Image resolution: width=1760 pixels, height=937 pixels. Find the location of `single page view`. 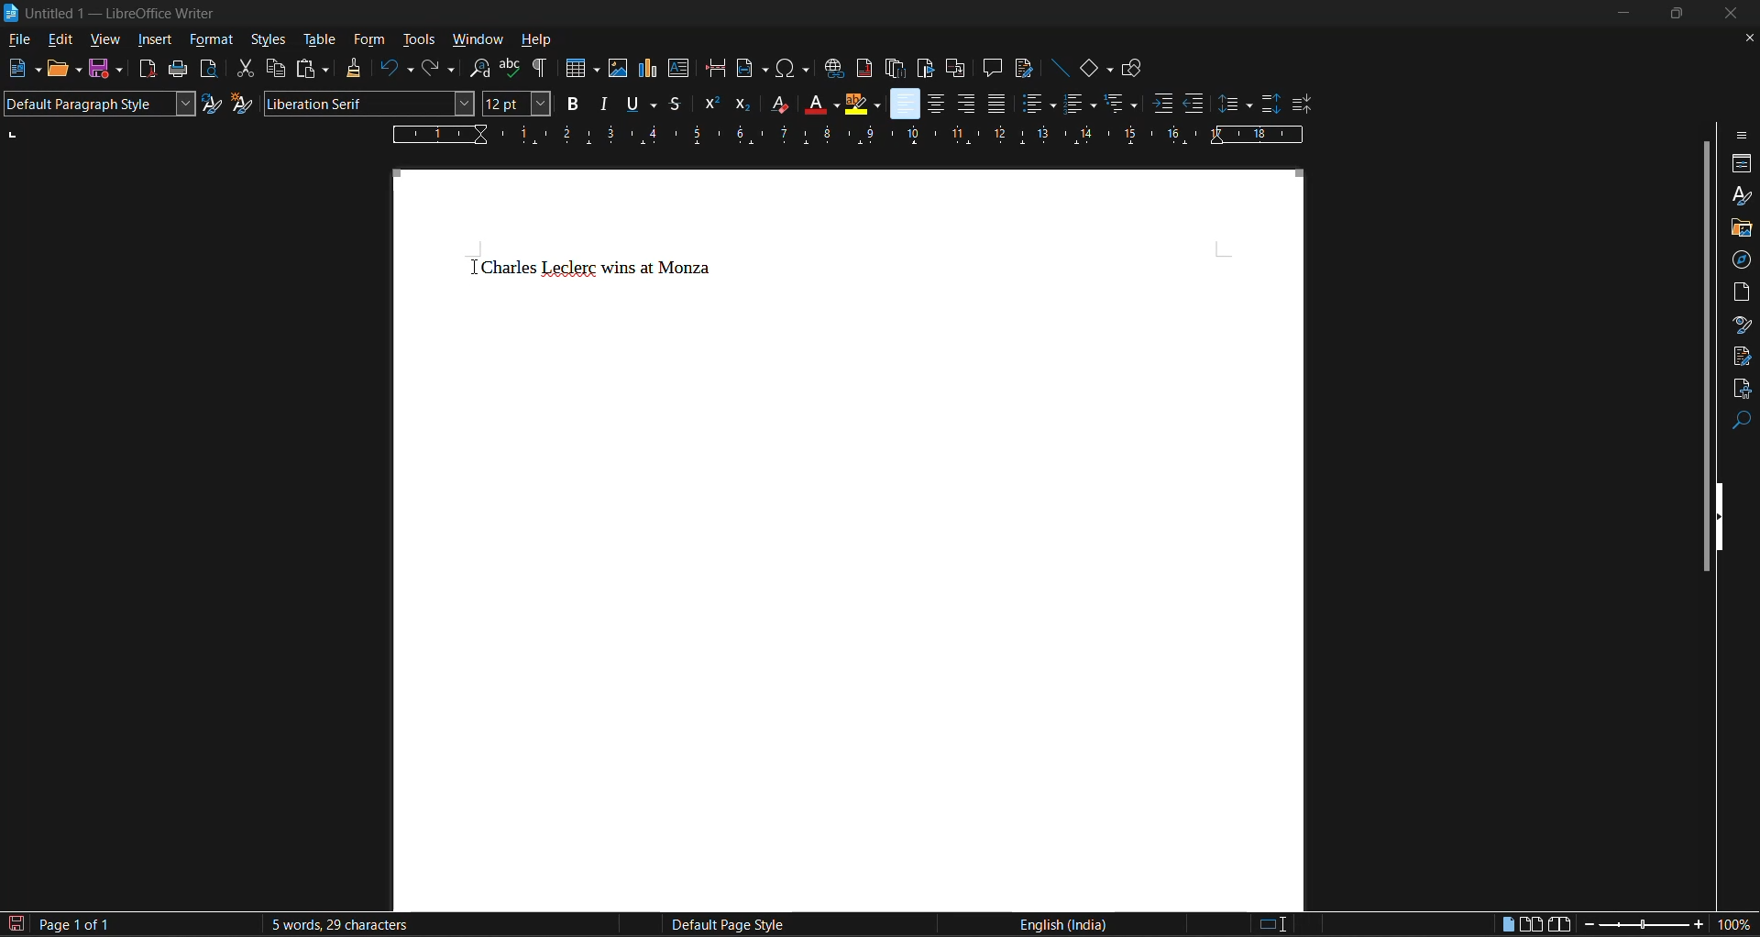

single page view is located at coordinates (1509, 926).